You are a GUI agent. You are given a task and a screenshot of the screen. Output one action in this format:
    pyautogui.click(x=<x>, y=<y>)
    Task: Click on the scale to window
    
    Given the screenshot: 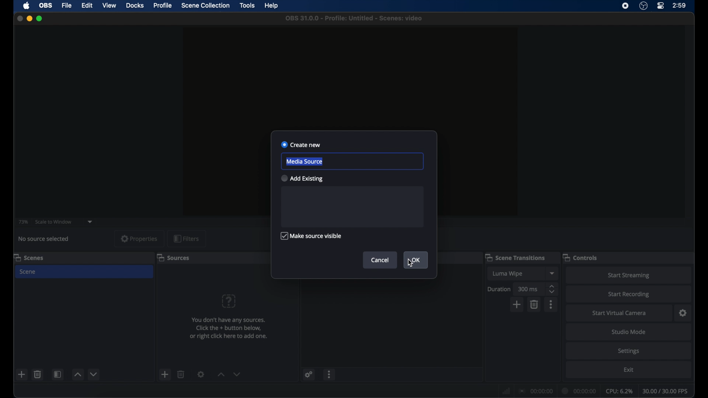 What is the action you would take?
    pyautogui.click(x=55, y=221)
    